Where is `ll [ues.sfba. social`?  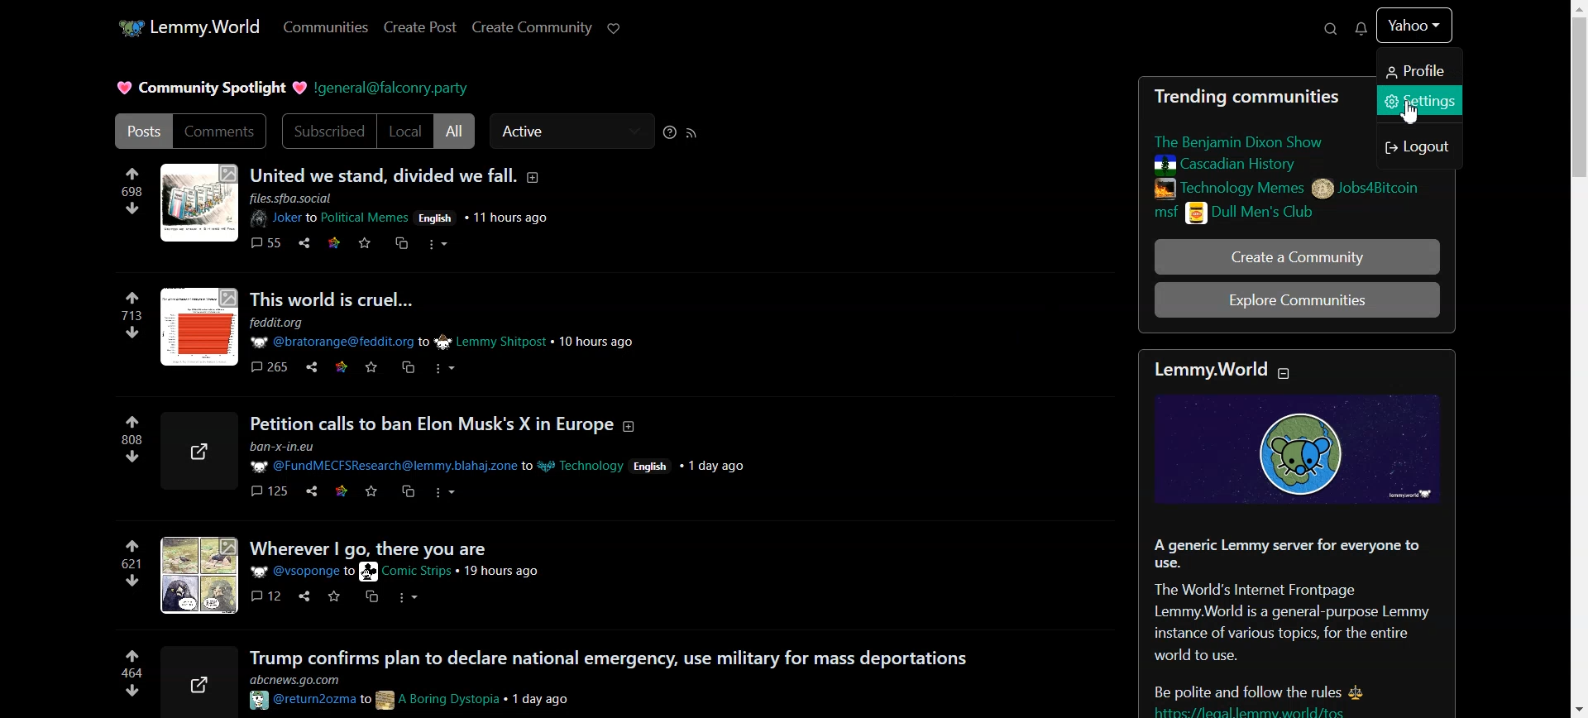
ll [ues.sfba. social is located at coordinates (294, 198).